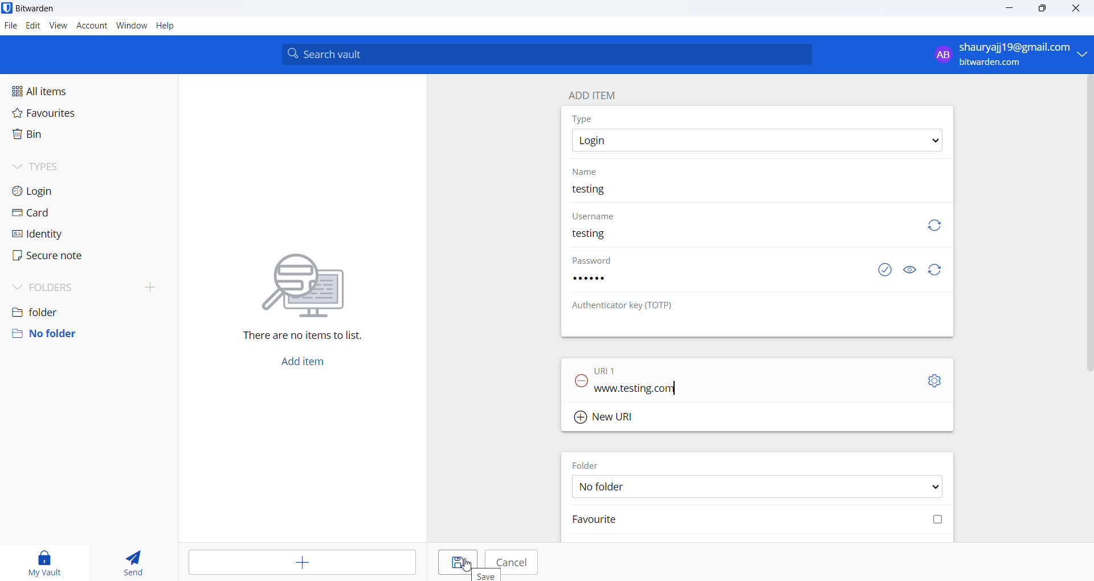  I want to click on secure note, so click(58, 256).